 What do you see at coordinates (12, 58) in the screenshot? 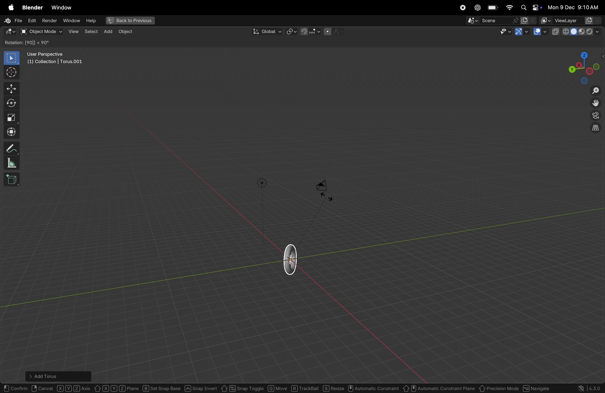
I see `select` at bounding box center [12, 58].